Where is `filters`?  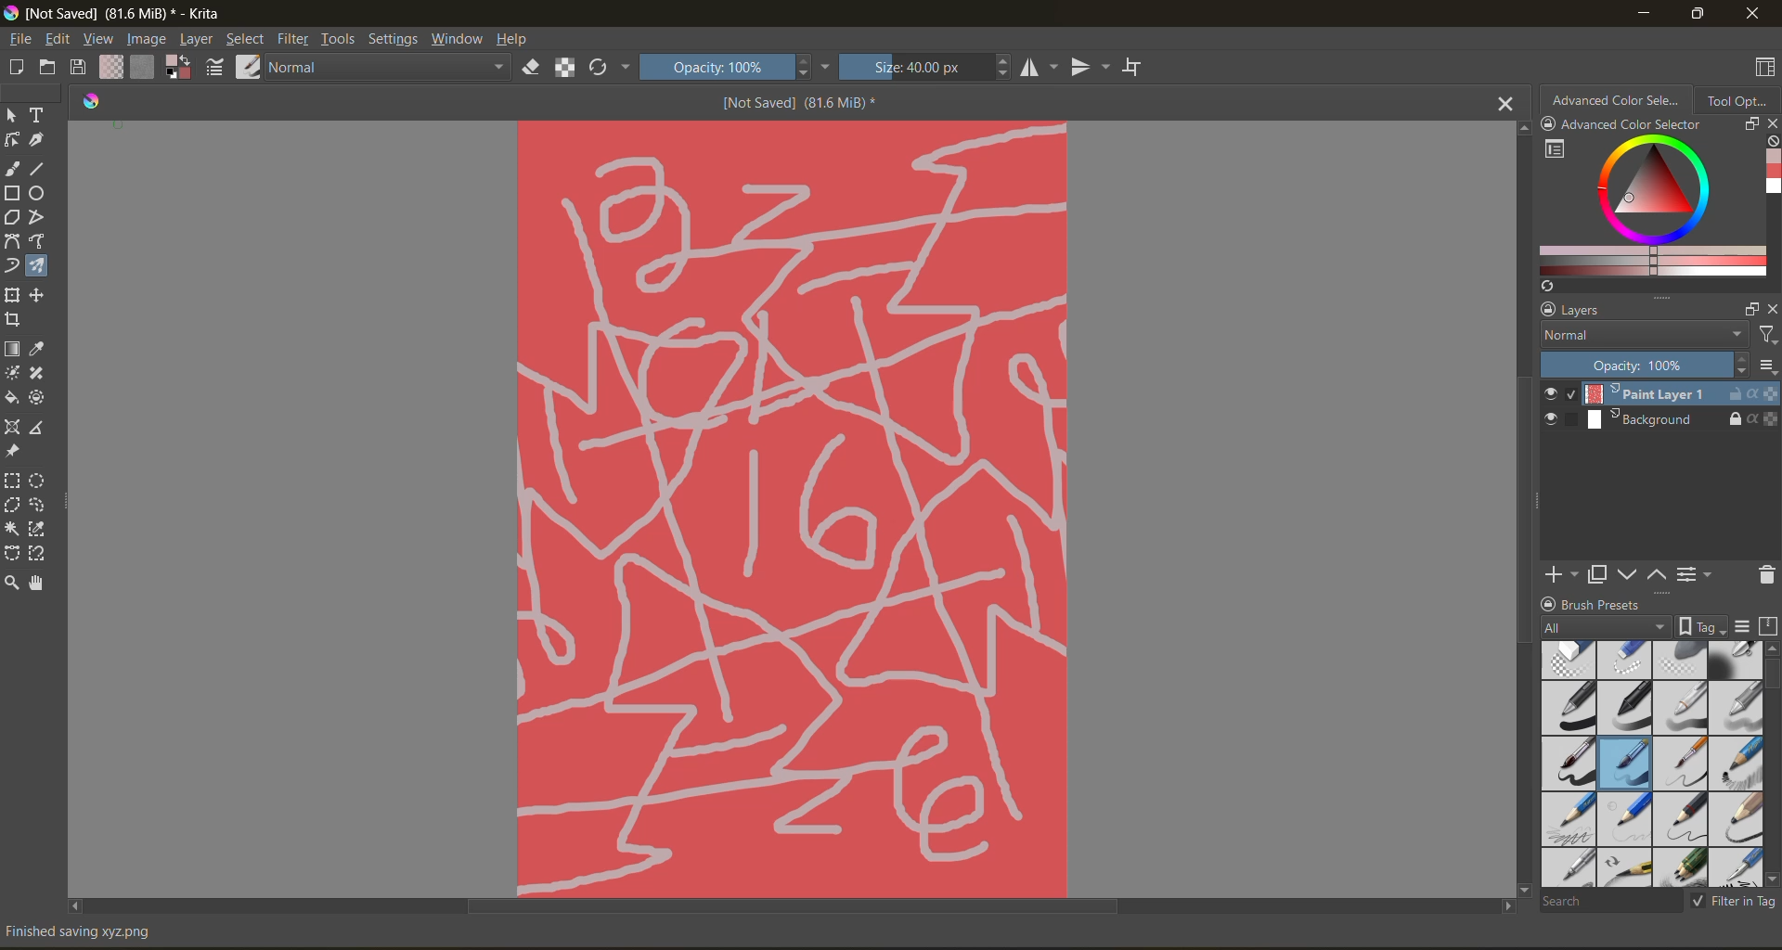 filters is located at coordinates (1766, 336).